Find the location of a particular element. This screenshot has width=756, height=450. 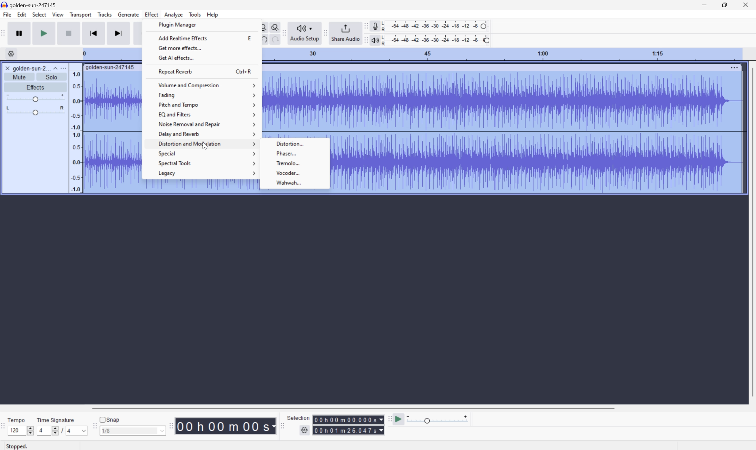

Stop is located at coordinates (68, 33).